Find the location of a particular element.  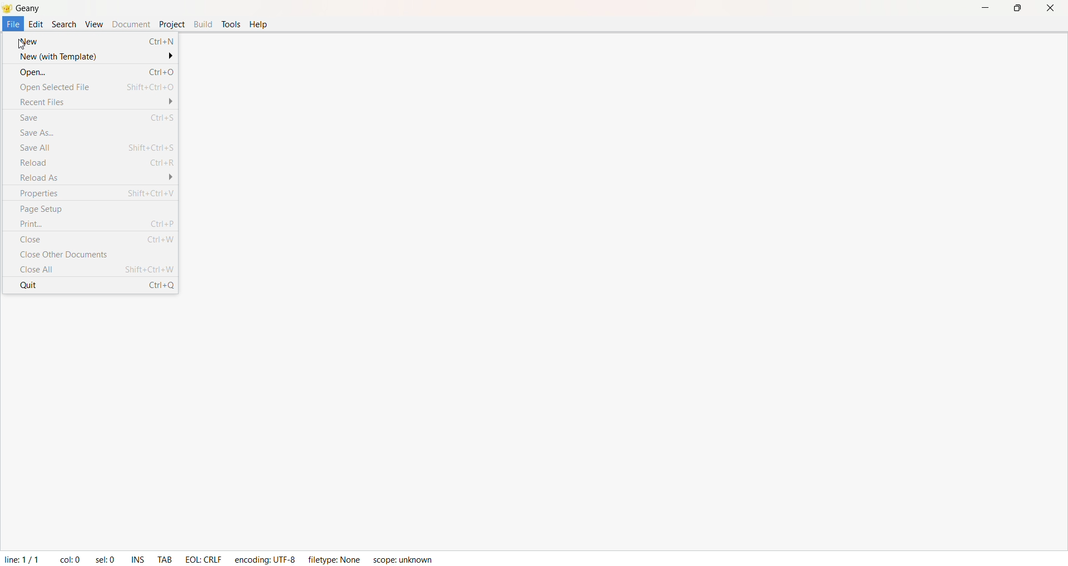

Document is located at coordinates (131, 25).